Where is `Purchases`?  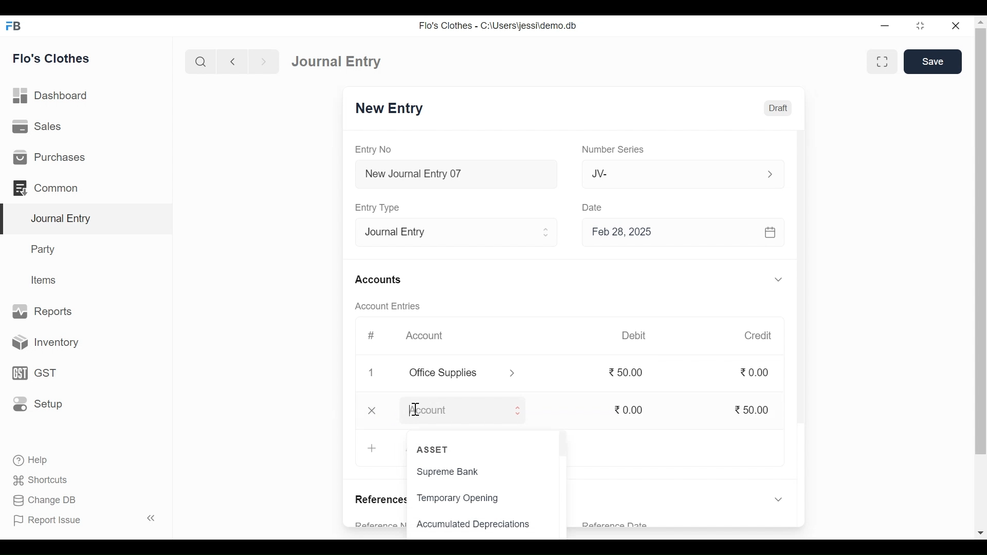
Purchases is located at coordinates (49, 157).